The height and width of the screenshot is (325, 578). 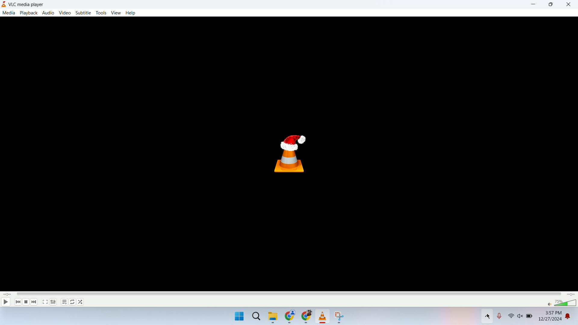 I want to click on show hidden icons, so click(x=487, y=317).